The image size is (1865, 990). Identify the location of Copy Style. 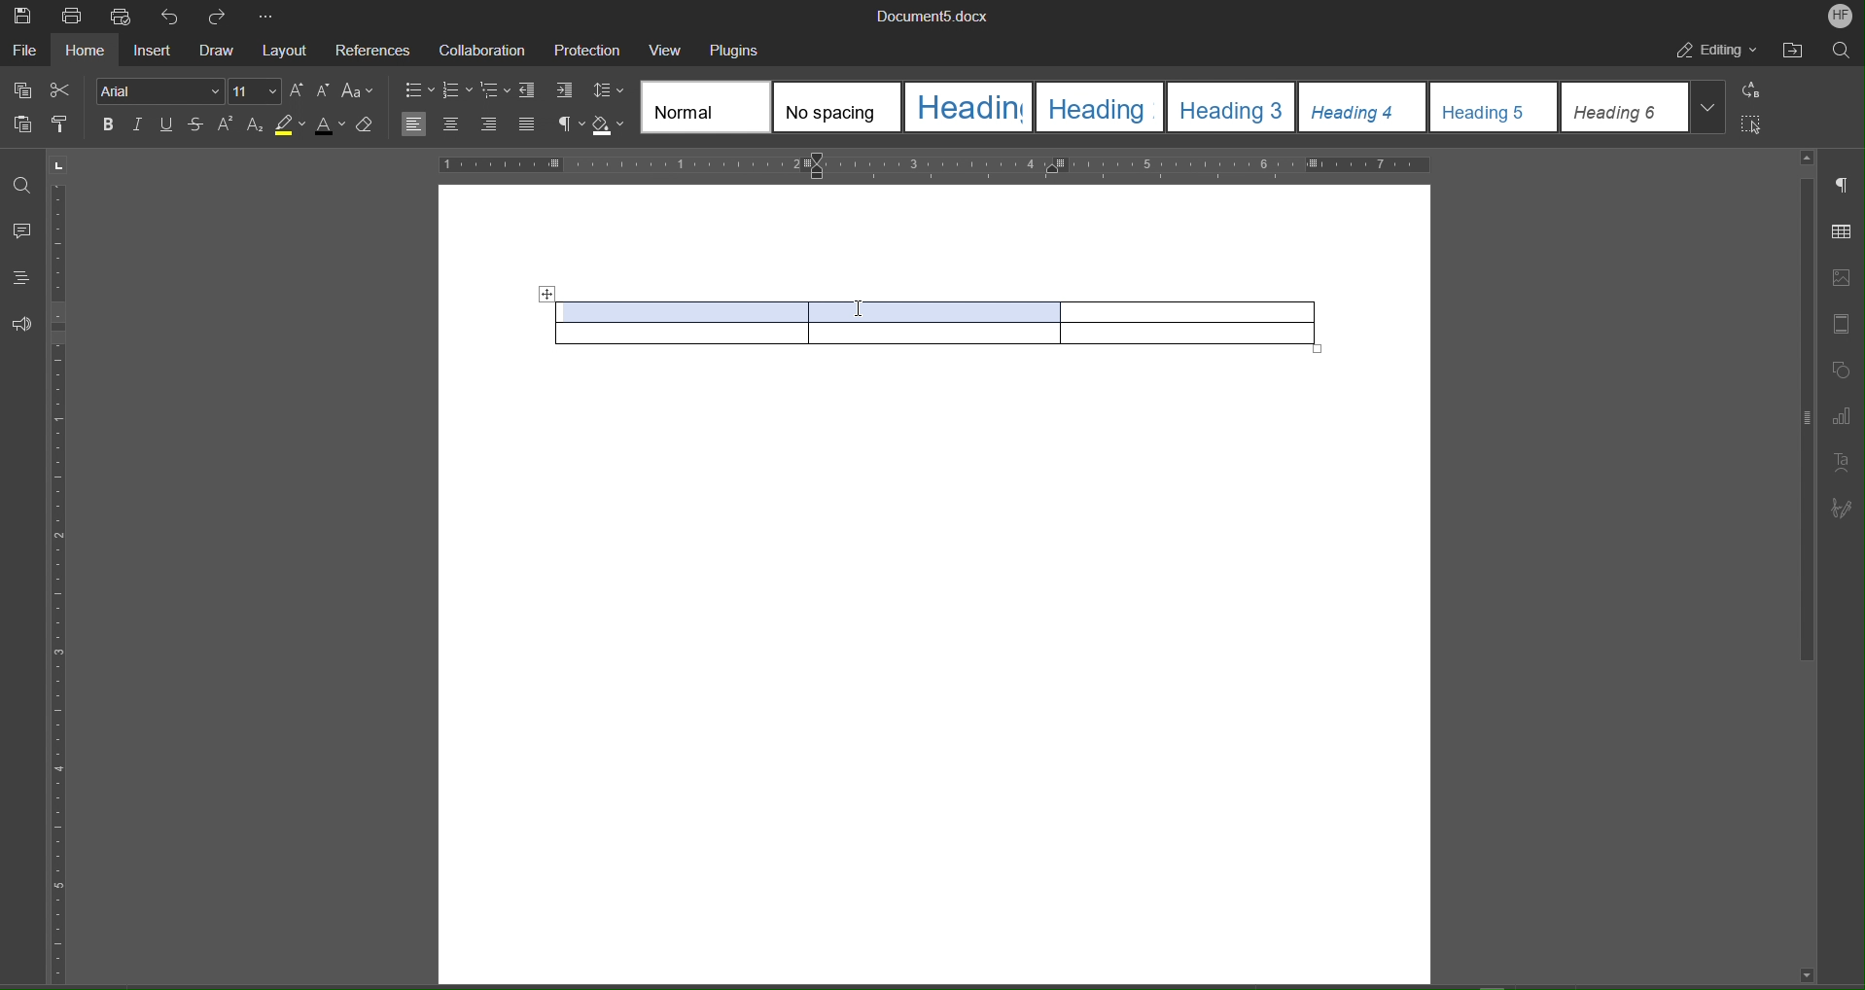
(65, 126).